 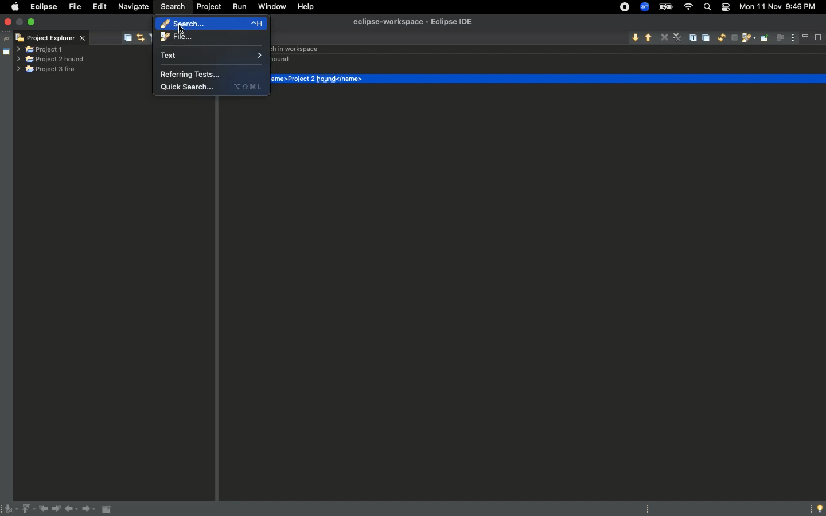 What do you see at coordinates (45, 70) in the screenshot?
I see `Project 3 fire` at bounding box center [45, 70].